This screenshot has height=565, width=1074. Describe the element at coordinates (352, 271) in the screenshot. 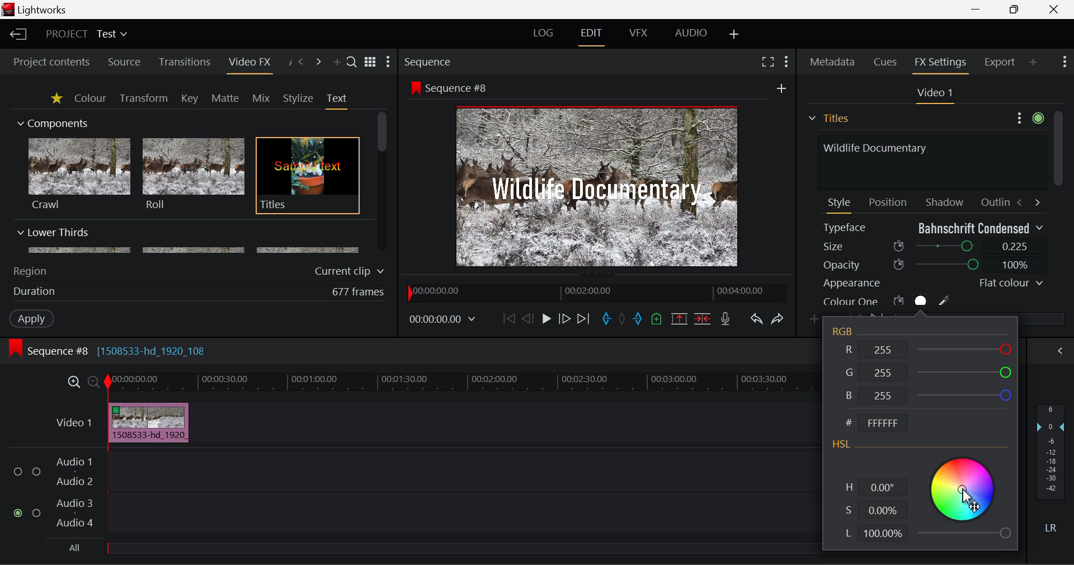

I see `Current clip` at that location.